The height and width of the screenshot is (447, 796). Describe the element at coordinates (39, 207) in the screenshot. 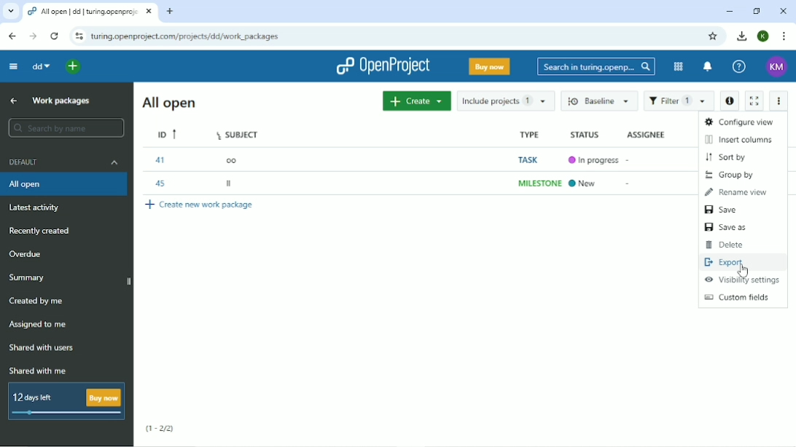

I see `Latest activity` at that location.